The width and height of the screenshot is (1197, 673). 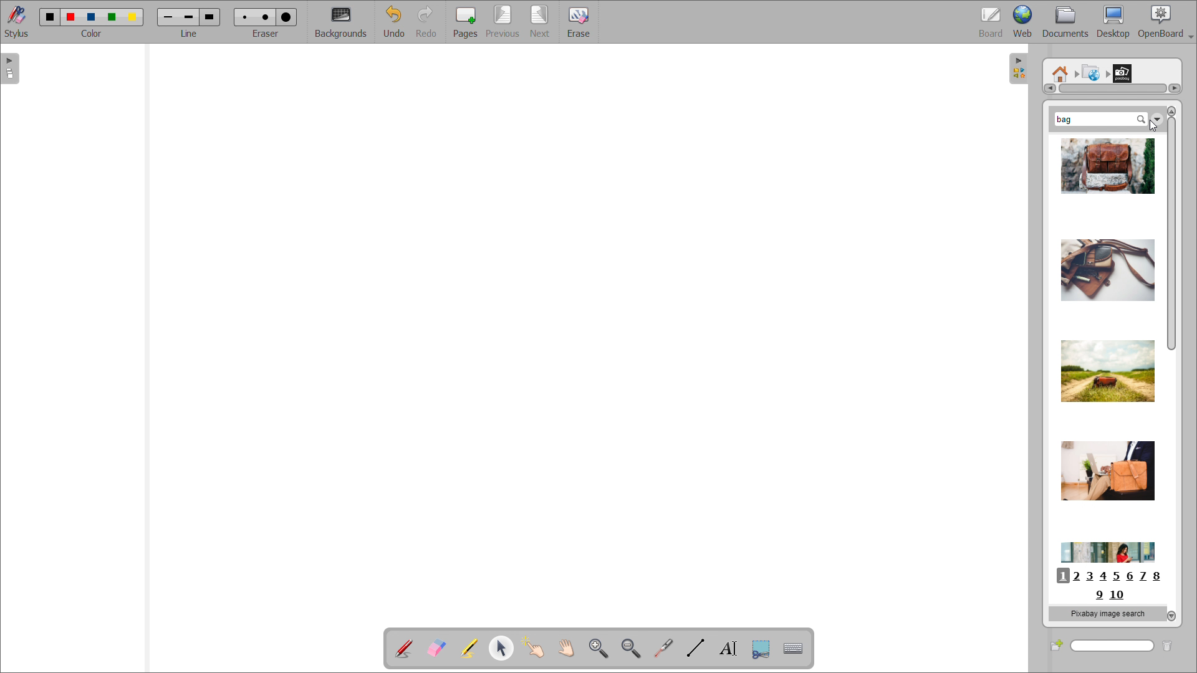 I want to click on Medium line, so click(x=190, y=16).